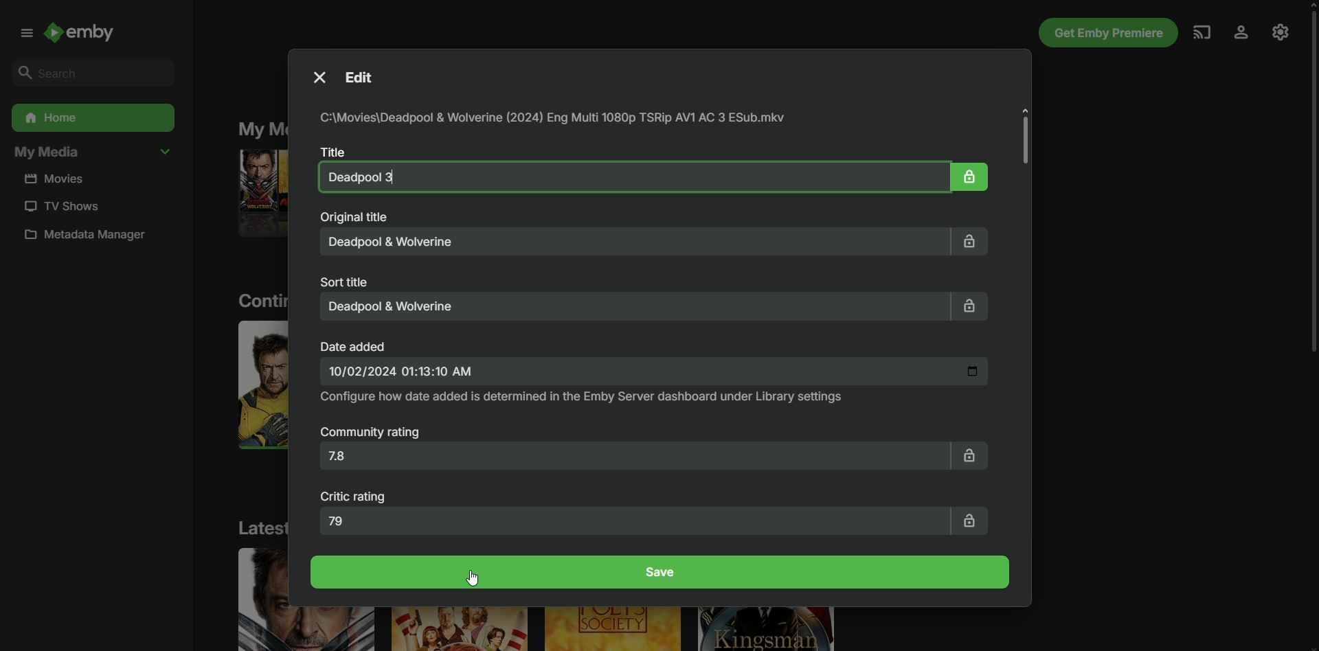 The width and height of the screenshot is (1319, 651). What do you see at coordinates (88, 35) in the screenshot?
I see `Emby` at bounding box center [88, 35].